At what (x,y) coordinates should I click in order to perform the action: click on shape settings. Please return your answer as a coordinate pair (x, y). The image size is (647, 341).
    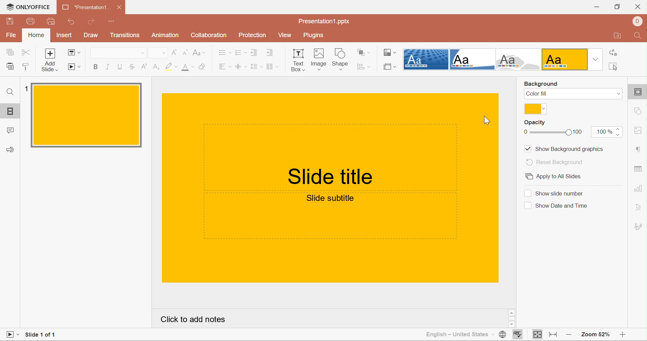
    Looking at the image, I should click on (640, 112).